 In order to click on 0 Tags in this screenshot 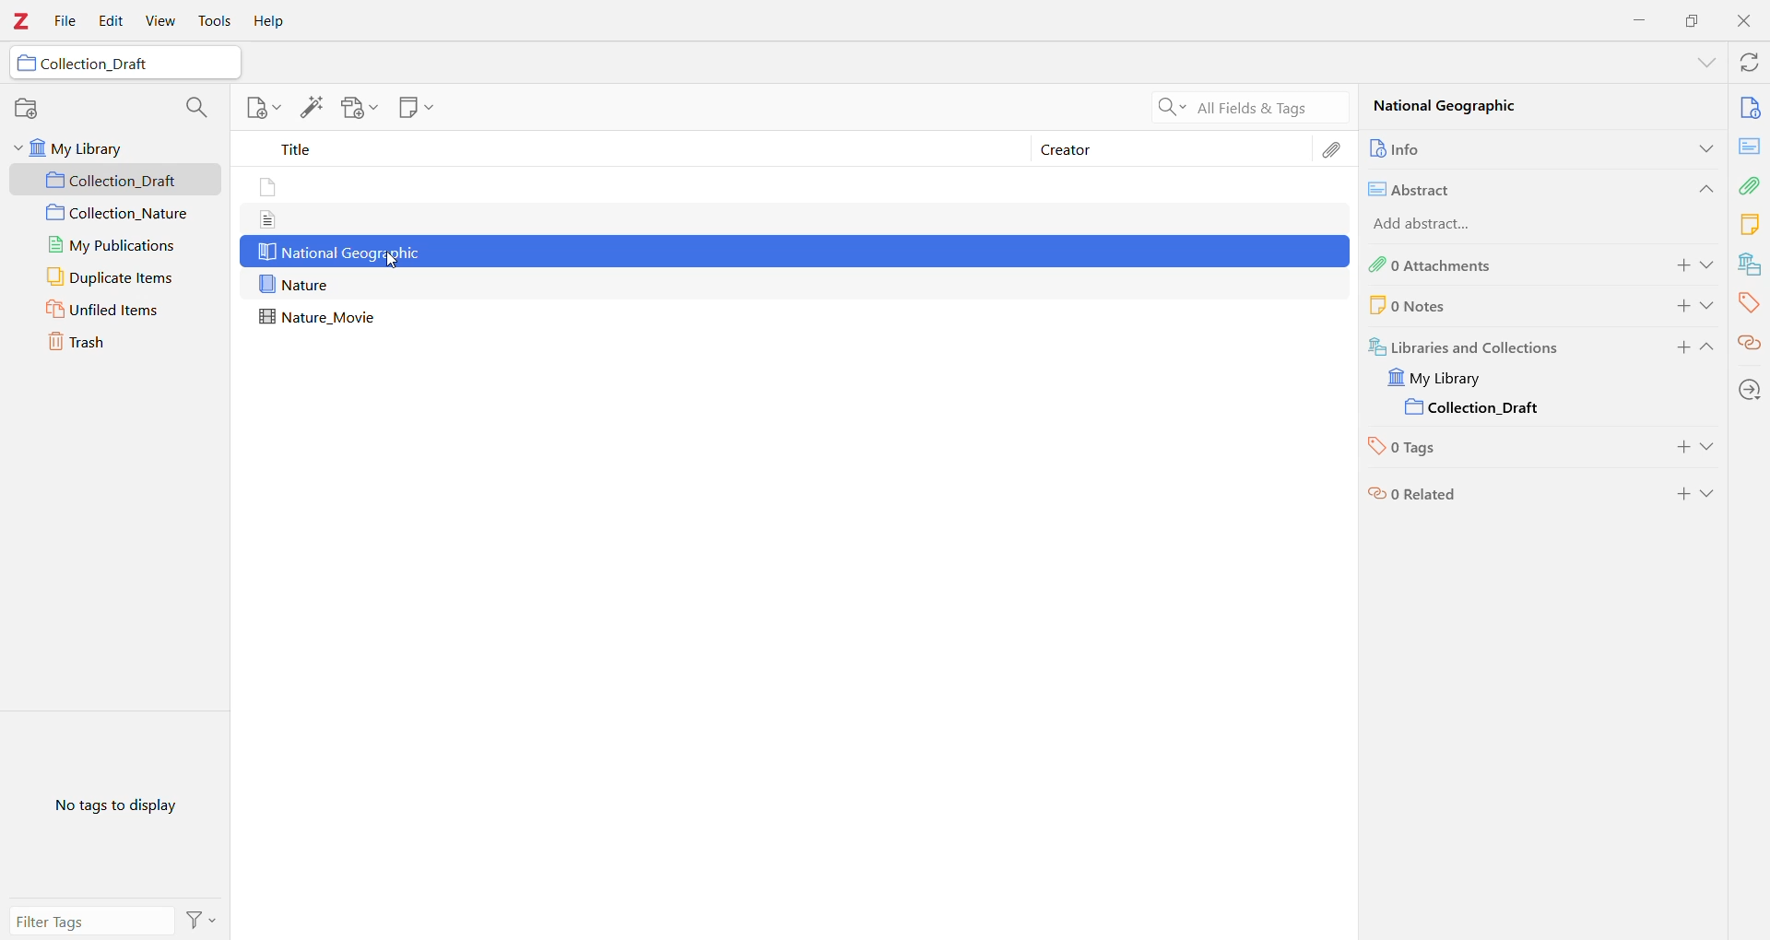, I will do `click(1493, 450)`.